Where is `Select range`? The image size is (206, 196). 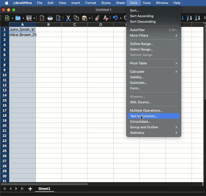
Select range is located at coordinates (141, 49).